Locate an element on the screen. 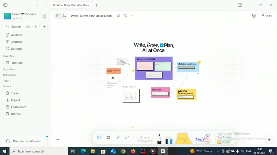  Discover what's new! is located at coordinates (25, 141).